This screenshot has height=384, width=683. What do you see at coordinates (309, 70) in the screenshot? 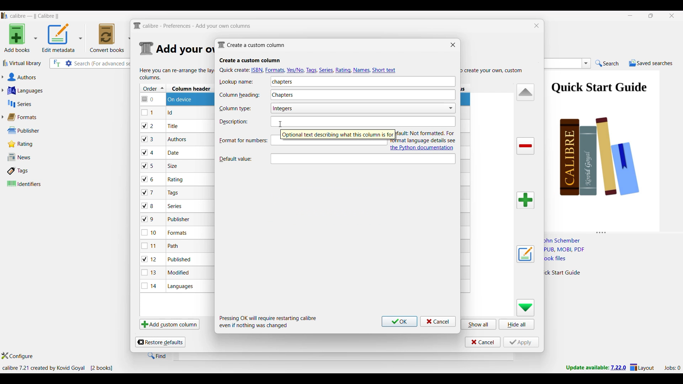
I see `Quick create options` at bounding box center [309, 70].